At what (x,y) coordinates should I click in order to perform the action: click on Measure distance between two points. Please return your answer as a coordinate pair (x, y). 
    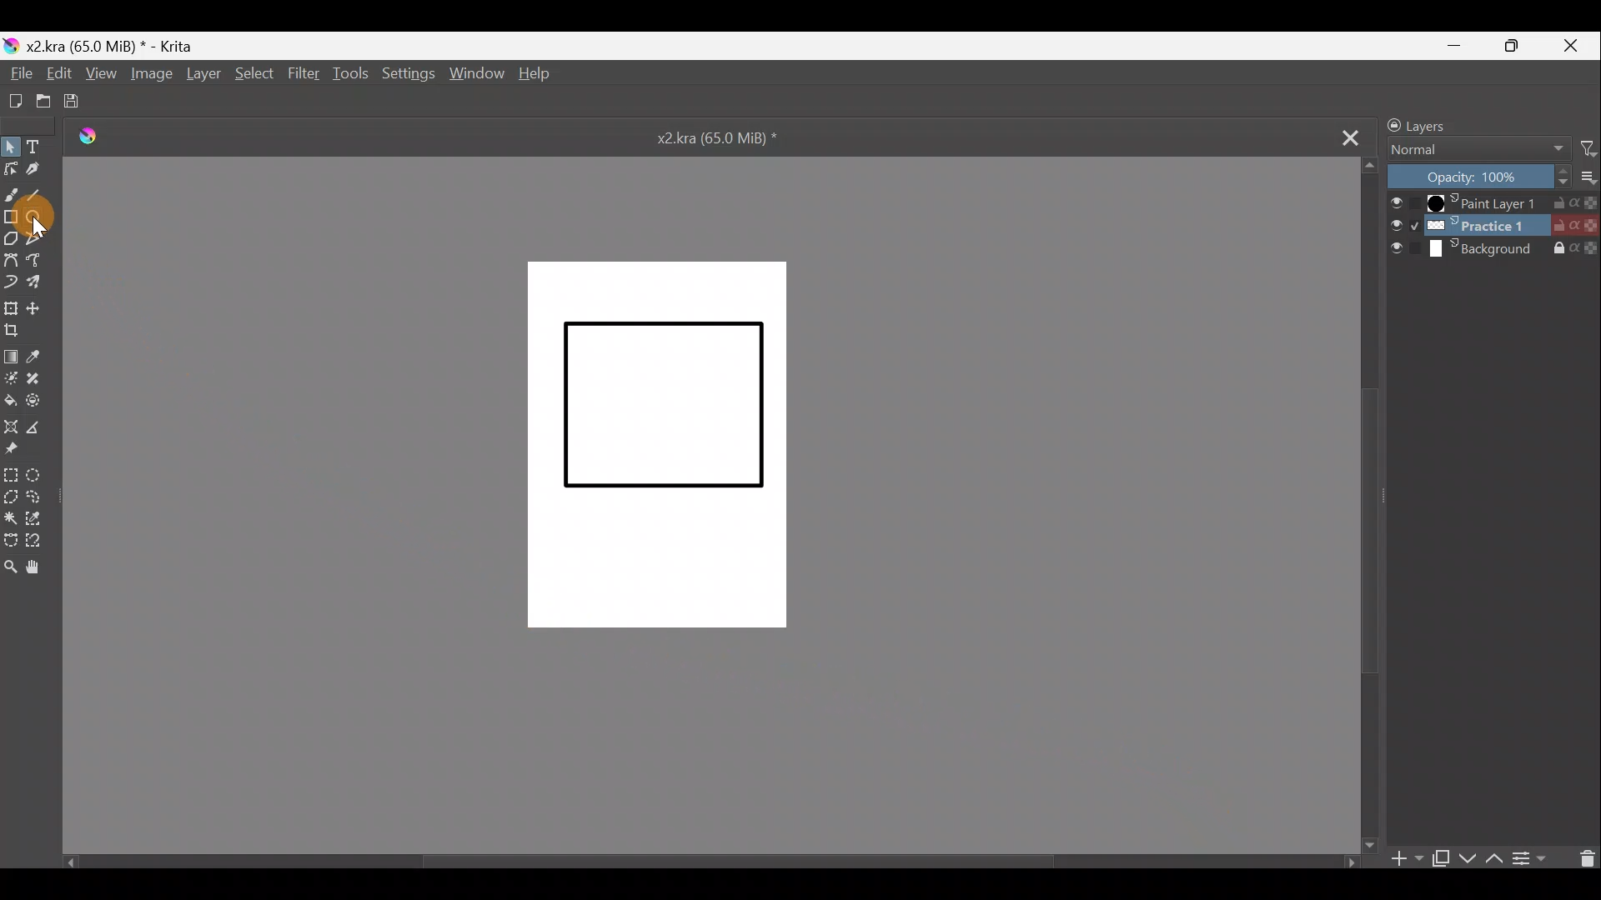
    Looking at the image, I should click on (38, 427).